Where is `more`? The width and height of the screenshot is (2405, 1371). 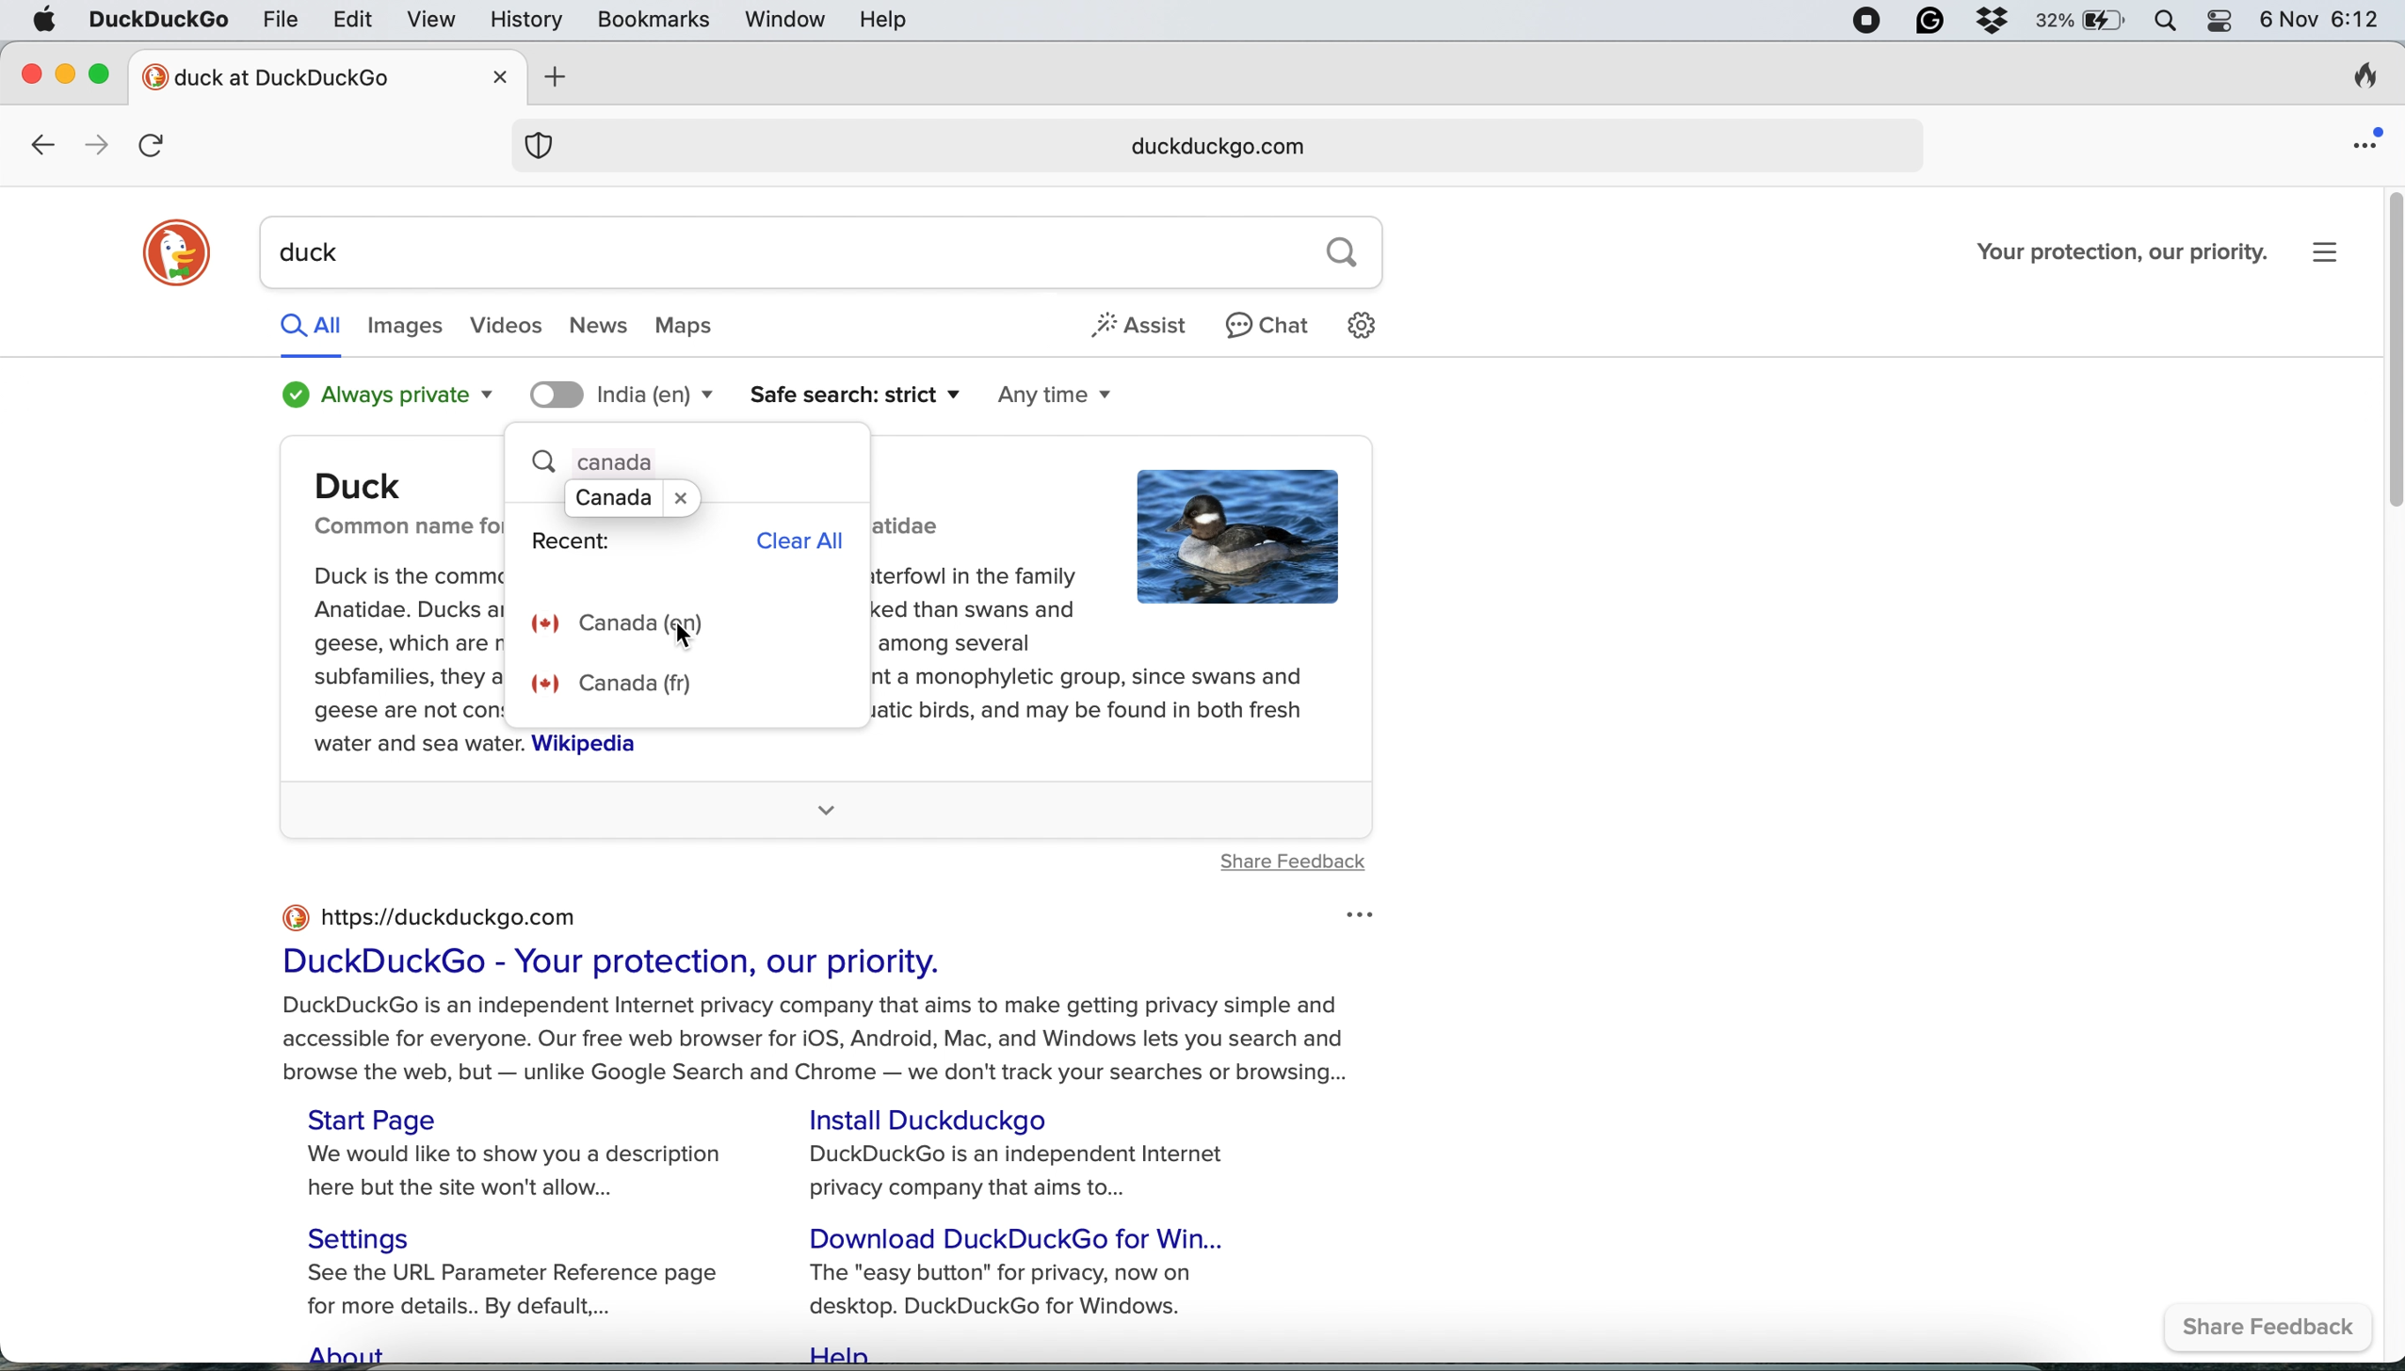
more is located at coordinates (827, 808).